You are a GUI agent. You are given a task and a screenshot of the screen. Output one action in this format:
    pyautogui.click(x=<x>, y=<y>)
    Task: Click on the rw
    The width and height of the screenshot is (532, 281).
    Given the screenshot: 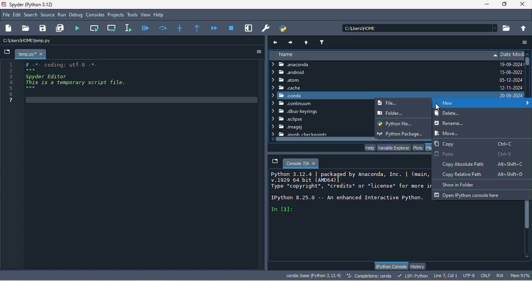 What is the action you would take?
    pyautogui.click(x=501, y=276)
    